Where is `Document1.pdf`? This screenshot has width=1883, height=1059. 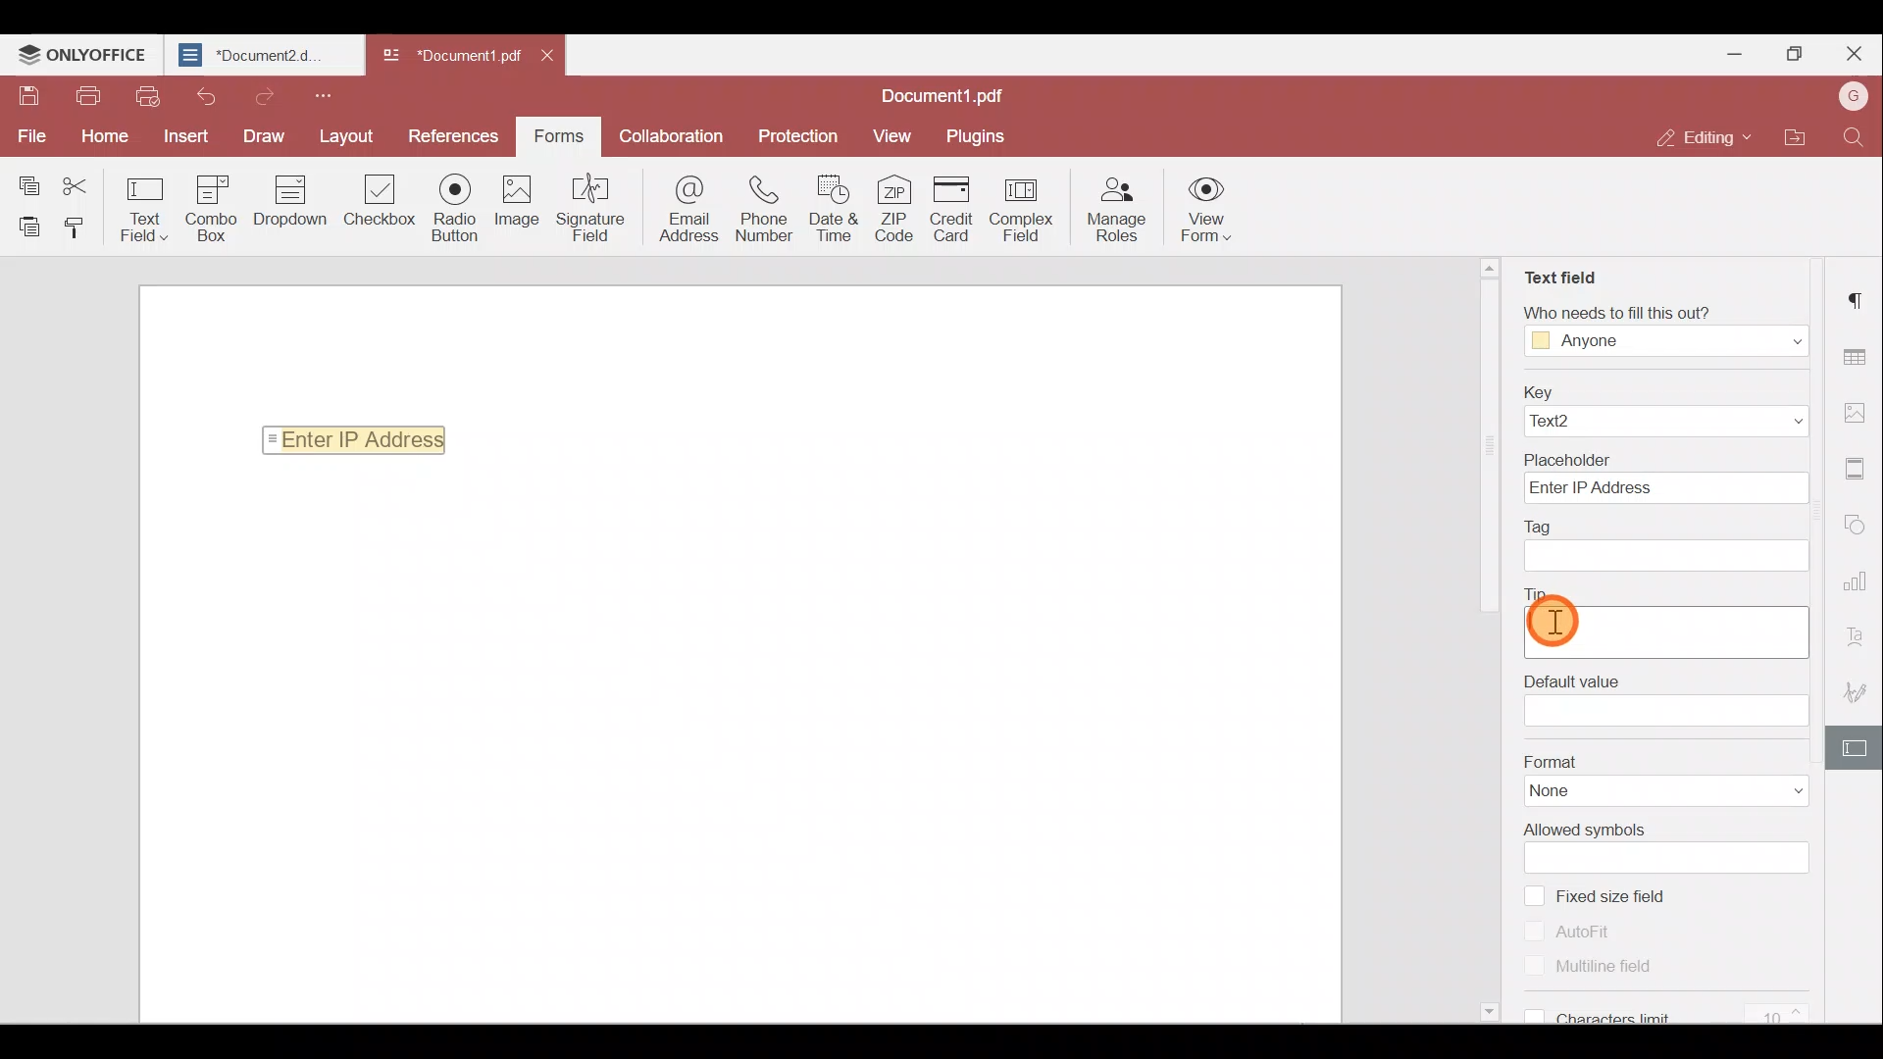 Document1.pdf is located at coordinates (953, 92).